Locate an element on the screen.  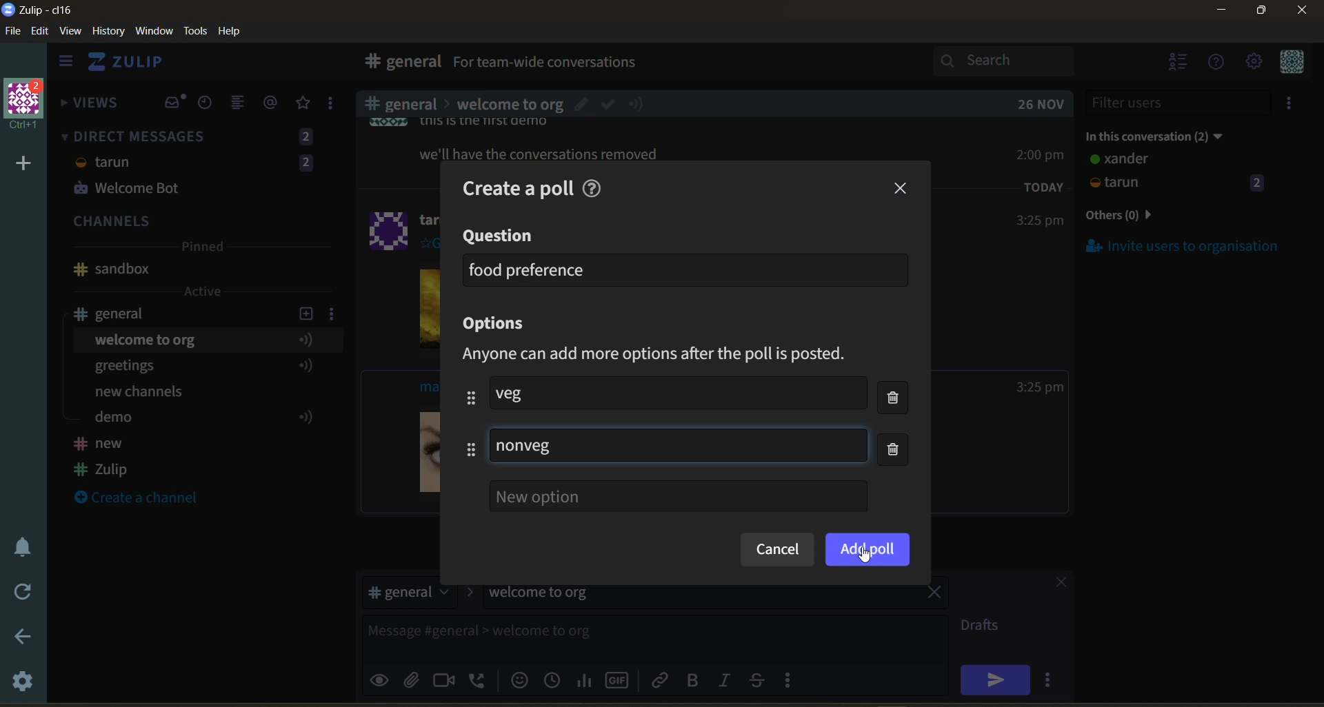
upload files is located at coordinates (416, 678).